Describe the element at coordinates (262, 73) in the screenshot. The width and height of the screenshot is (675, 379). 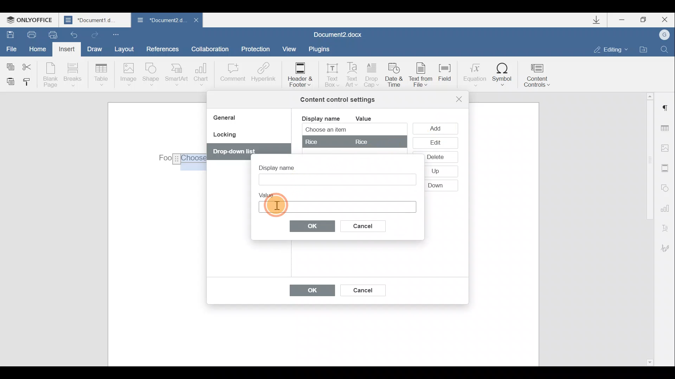
I see `Hyperlink` at that location.